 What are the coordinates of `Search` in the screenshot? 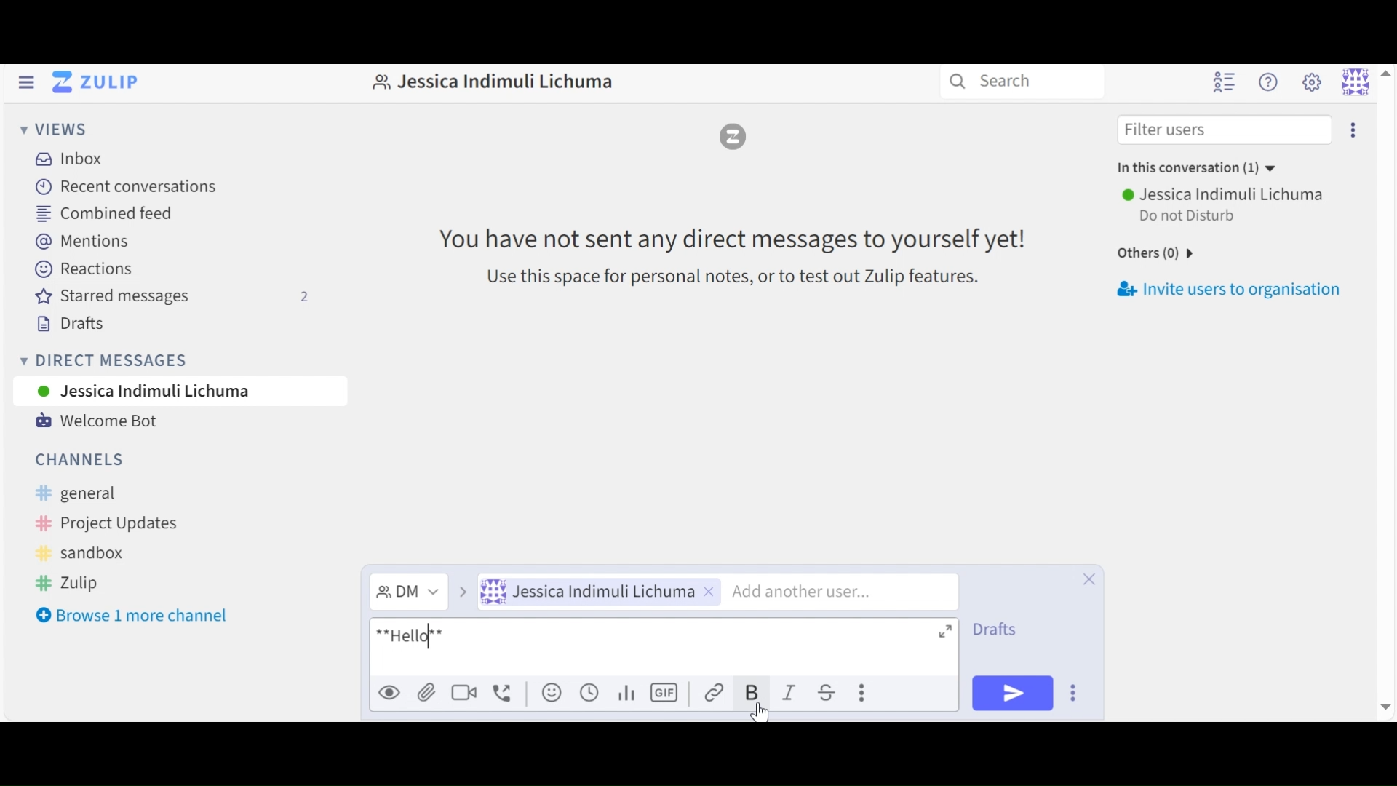 It's located at (991, 81).